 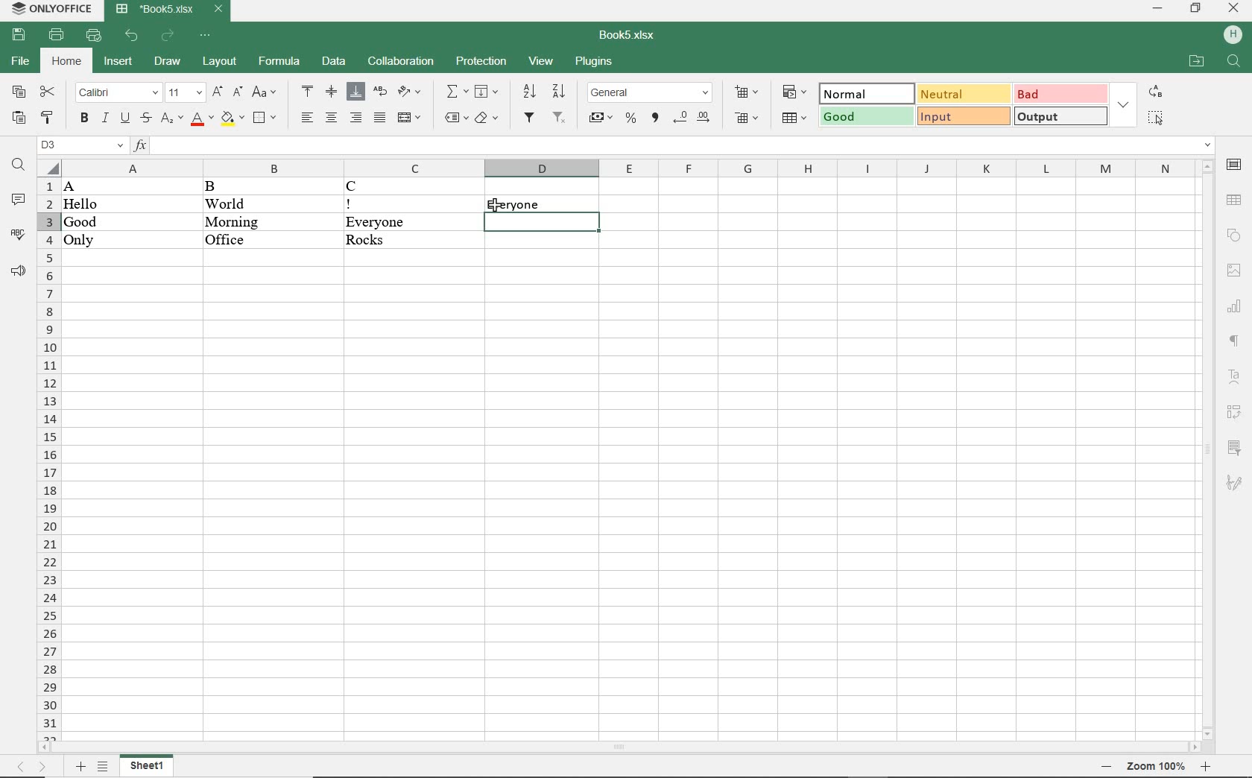 What do you see at coordinates (651, 92) in the screenshot?
I see `number format` at bounding box center [651, 92].